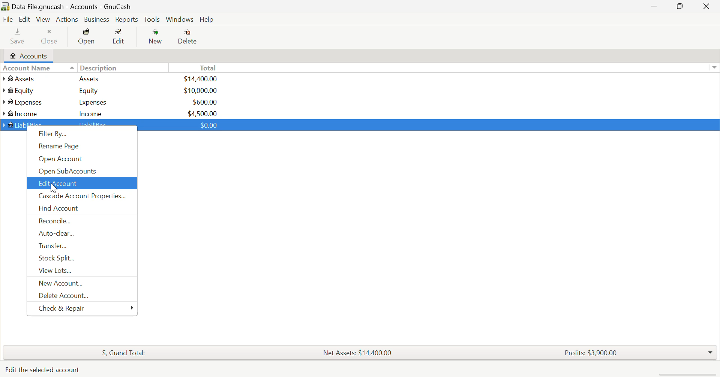 The image size is (720, 377). Describe the element at coordinates (205, 102) in the screenshot. I see `USD` at that location.